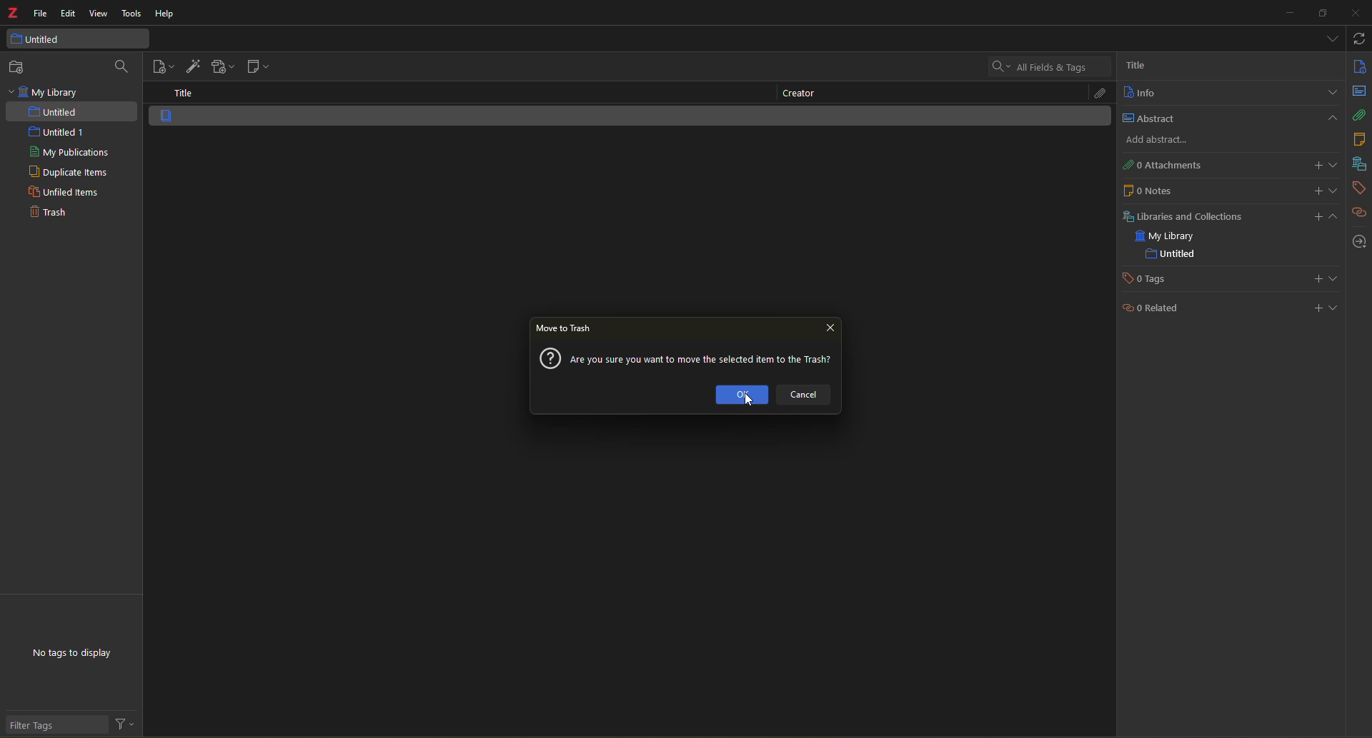  Describe the element at coordinates (83, 656) in the screenshot. I see `no tags` at that location.